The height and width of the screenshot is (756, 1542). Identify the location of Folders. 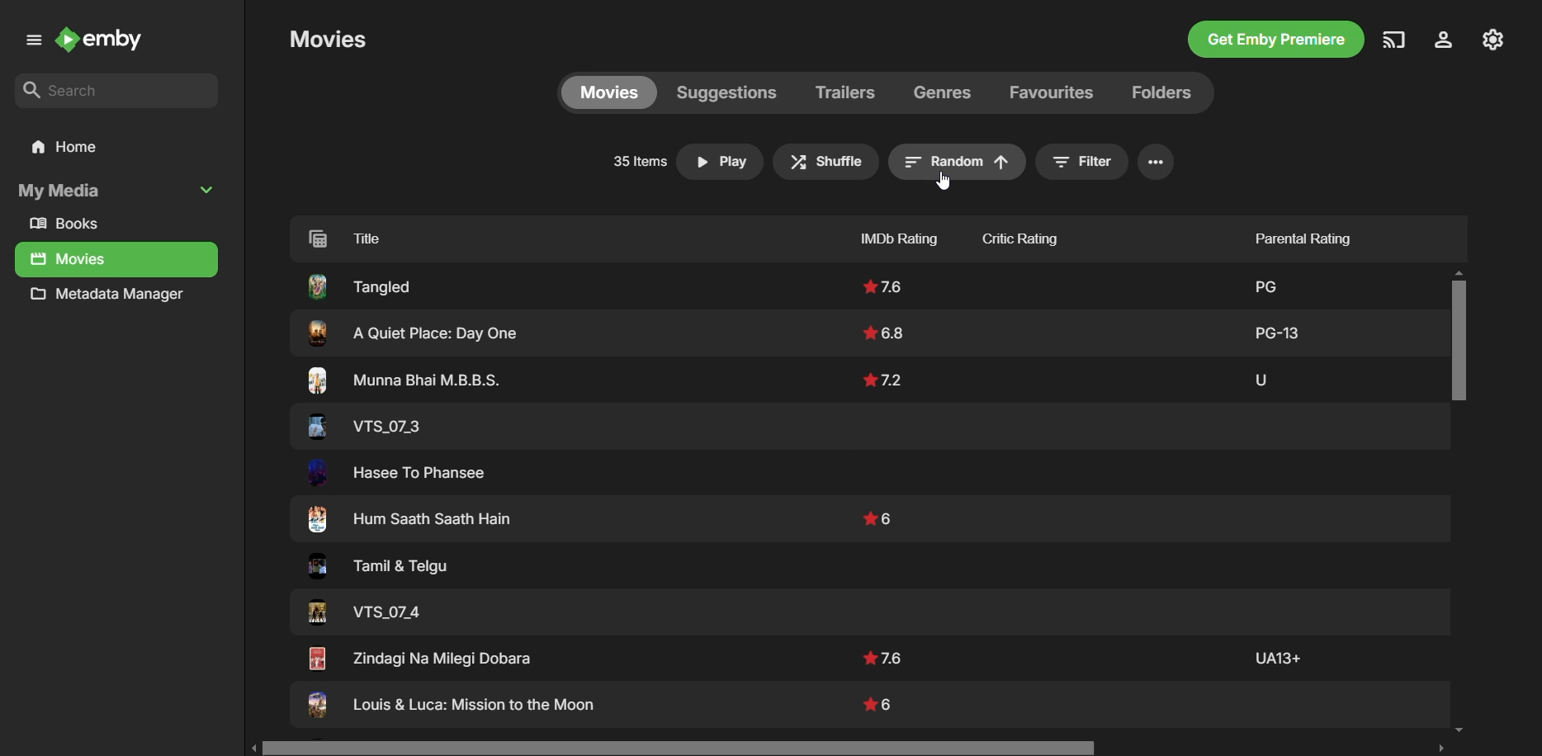
(1157, 92).